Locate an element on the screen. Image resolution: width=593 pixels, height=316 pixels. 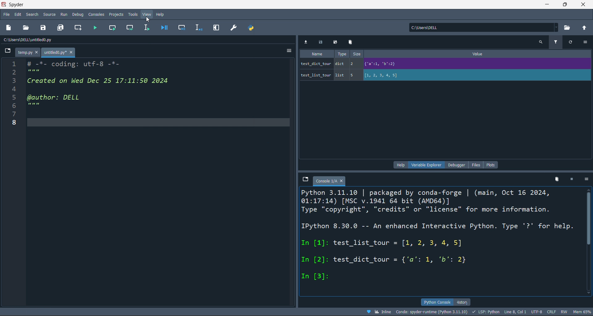
run cell is located at coordinates (112, 28).